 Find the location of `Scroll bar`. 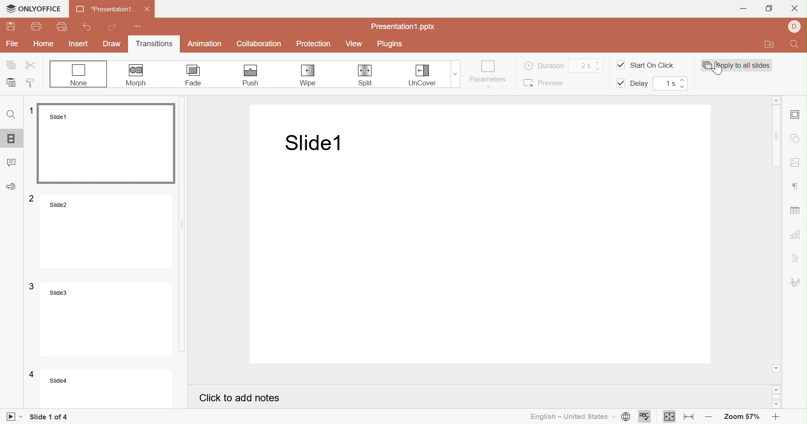

Scroll bar is located at coordinates (186, 224).